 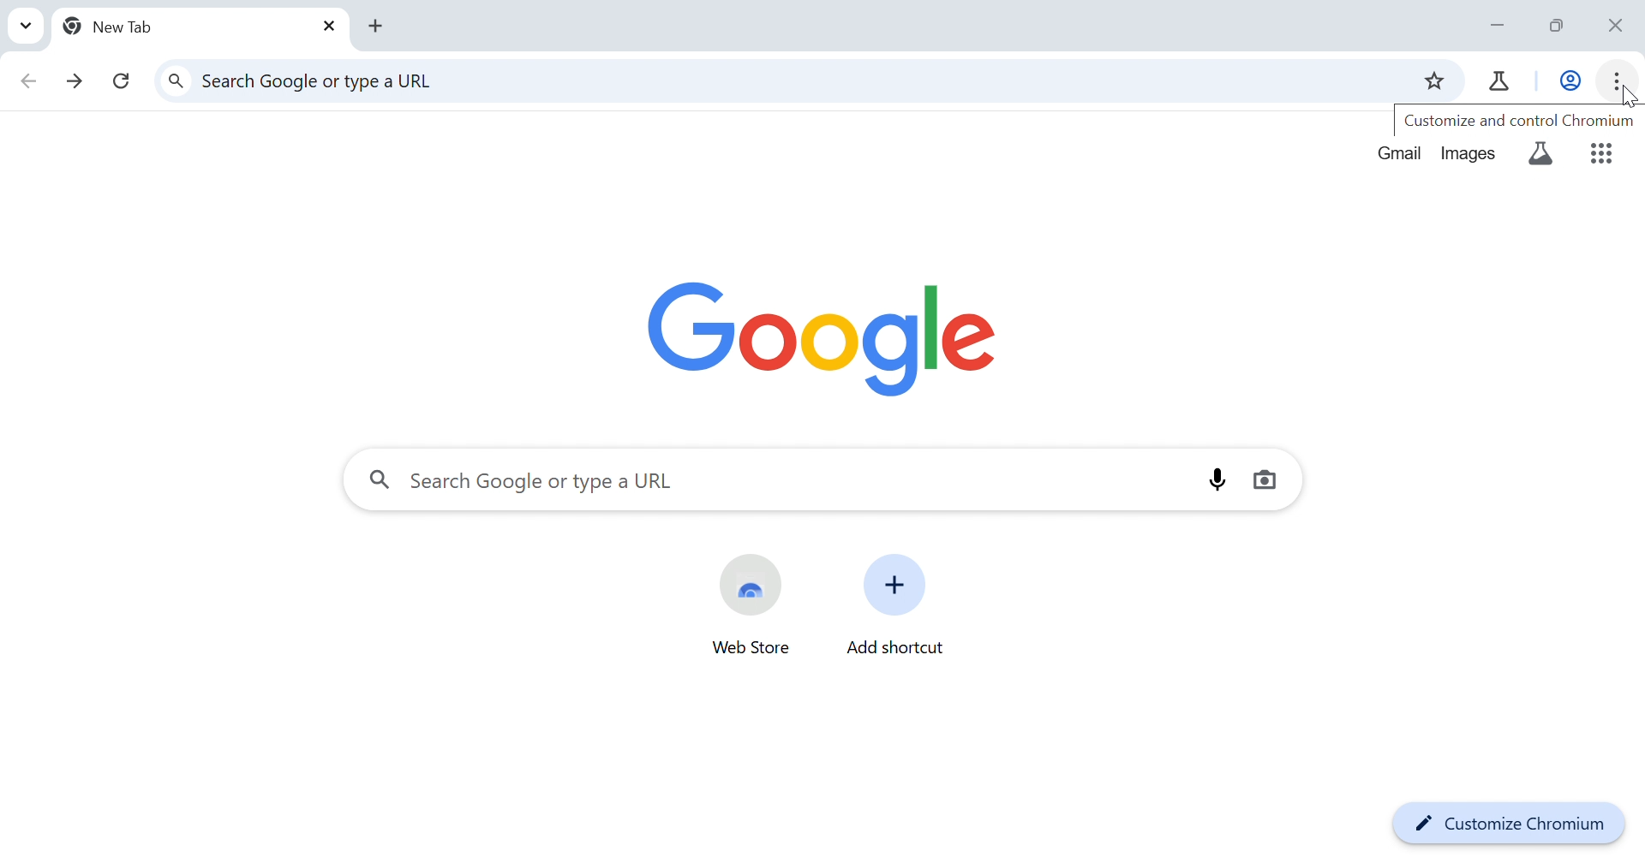 I want to click on Search icon, so click(x=178, y=82).